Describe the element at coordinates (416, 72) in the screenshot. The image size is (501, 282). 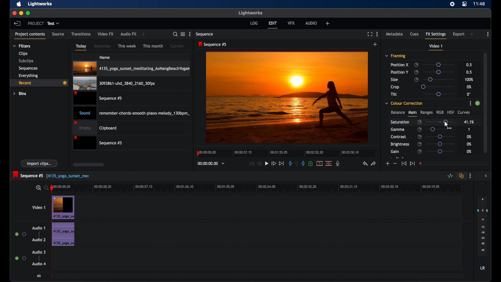
I see `enable/disable keyframes` at that location.